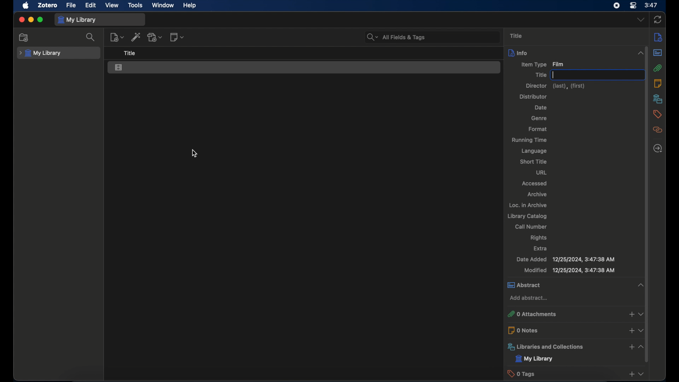 The height and width of the screenshot is (382, 679). What do you see at coordinates (642, 374) in the screenshot?
I see `dropdown` at bounding box center [642, 374].